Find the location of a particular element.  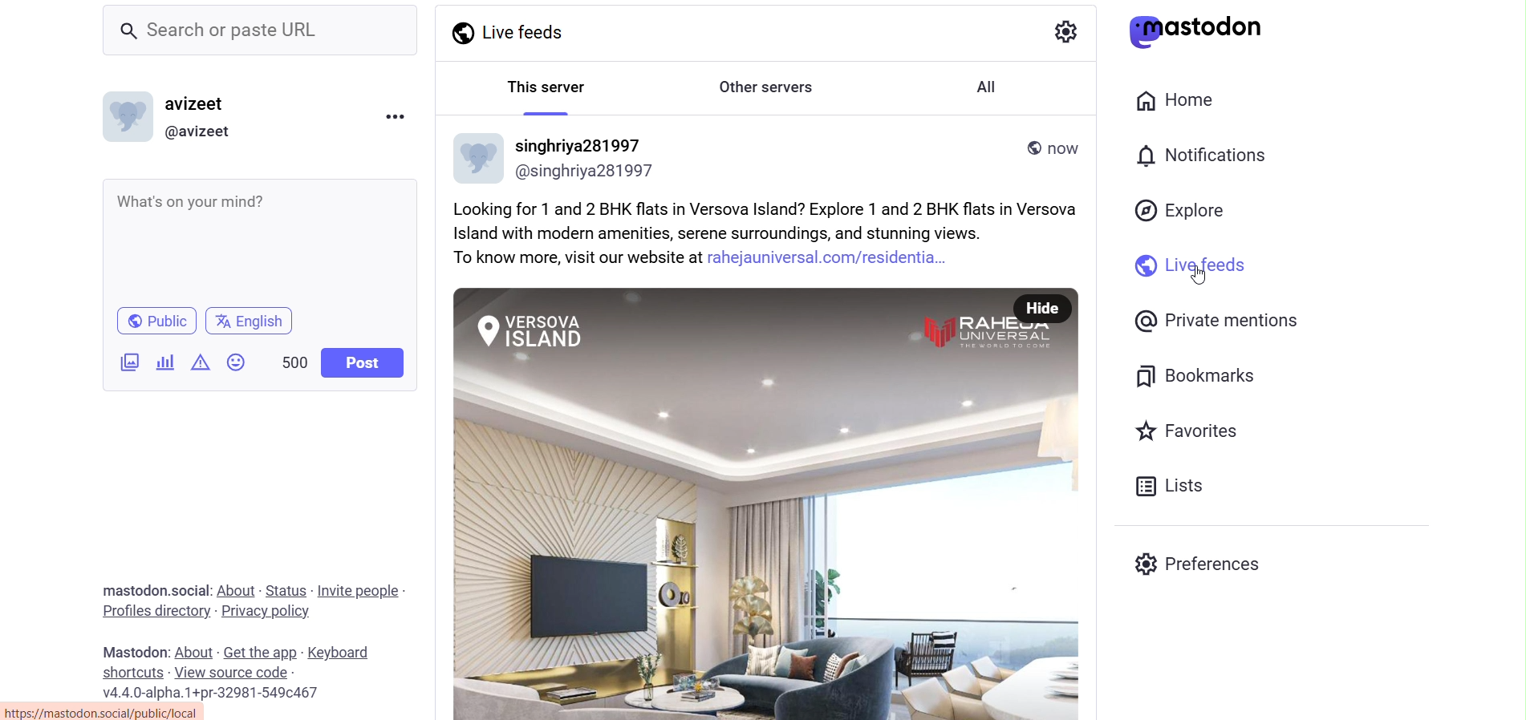

link is located at coordinates (110, 711).